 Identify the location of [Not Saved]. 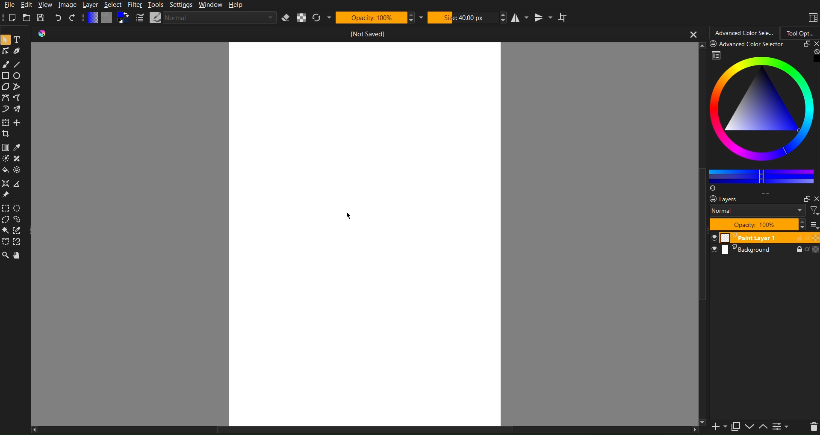
(368, 34).